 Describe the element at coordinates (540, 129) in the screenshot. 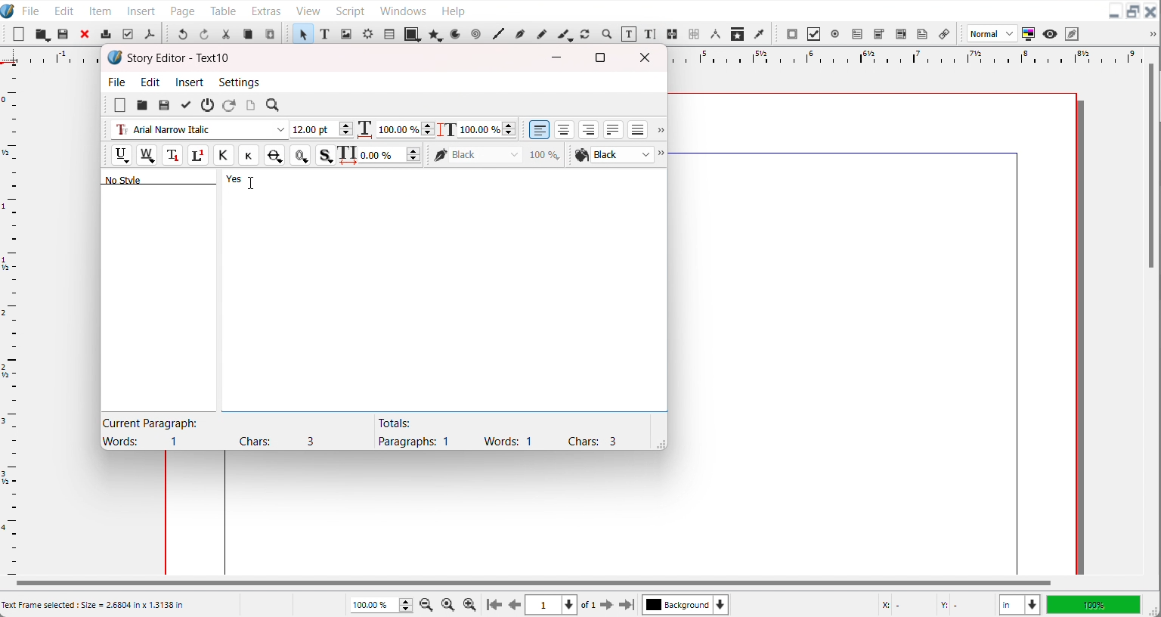

I see `Align text left` at that location.